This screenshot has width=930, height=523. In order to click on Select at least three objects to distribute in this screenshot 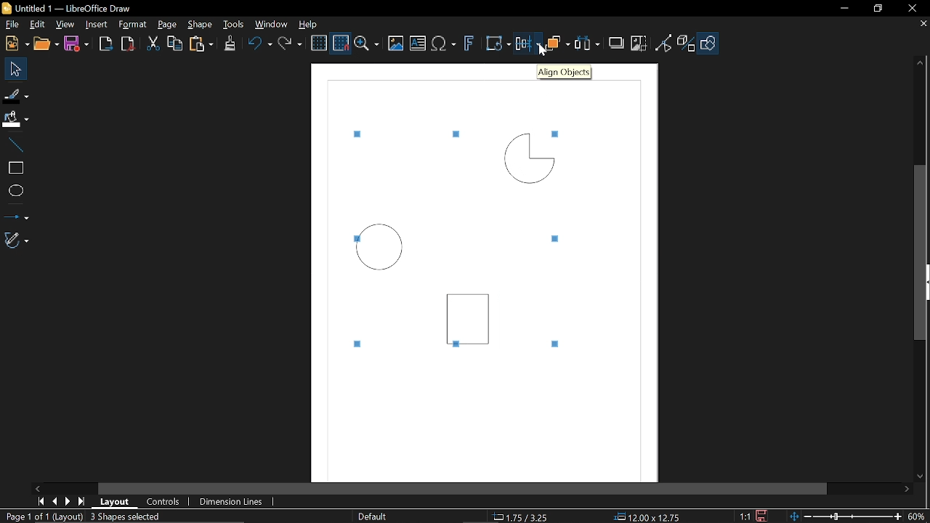, I will do `click(589, 44)`.